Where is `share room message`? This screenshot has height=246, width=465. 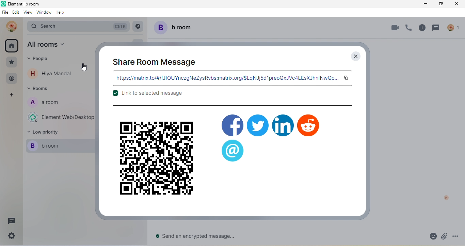
share room message is located at coordinates (155, 62).